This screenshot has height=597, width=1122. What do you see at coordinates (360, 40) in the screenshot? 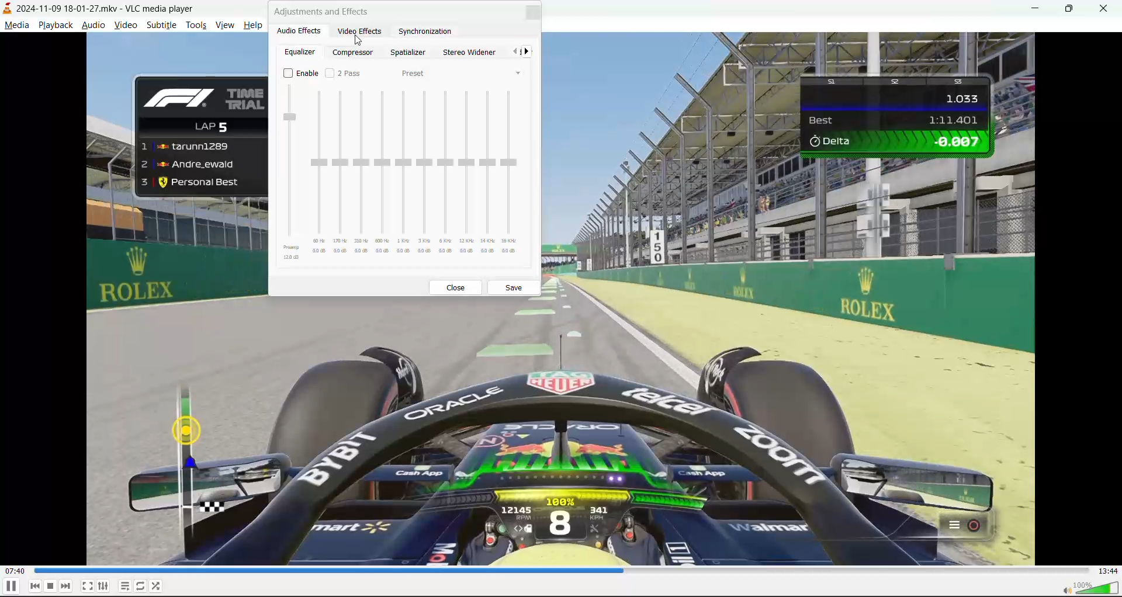
I see `cursor` at bounding box center [360, 40].